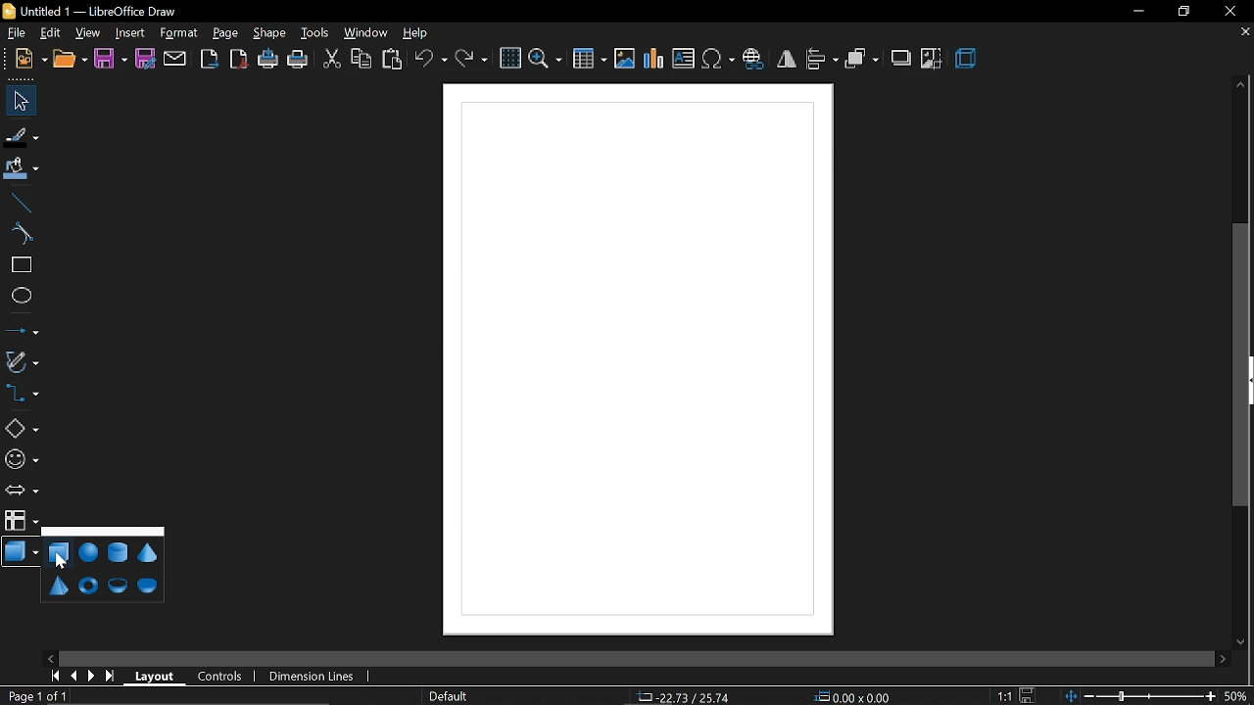 The image size is (1254, 705). I want to click on shell, so click(118, 587).